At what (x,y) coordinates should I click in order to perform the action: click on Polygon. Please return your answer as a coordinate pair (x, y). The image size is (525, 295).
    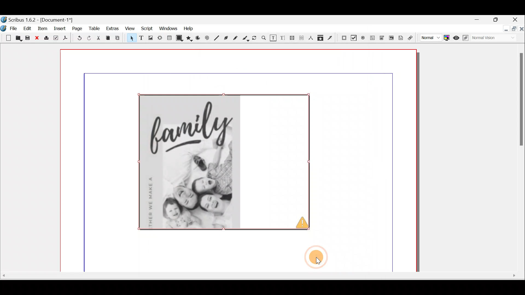
    Looking at the image, I should click on (190, 39).